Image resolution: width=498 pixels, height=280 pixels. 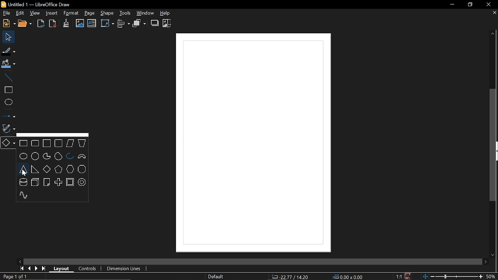 What do you see at coordinates (44, 269) in the screenshot?
I see `Last Page` at bounding box center [44, 269].